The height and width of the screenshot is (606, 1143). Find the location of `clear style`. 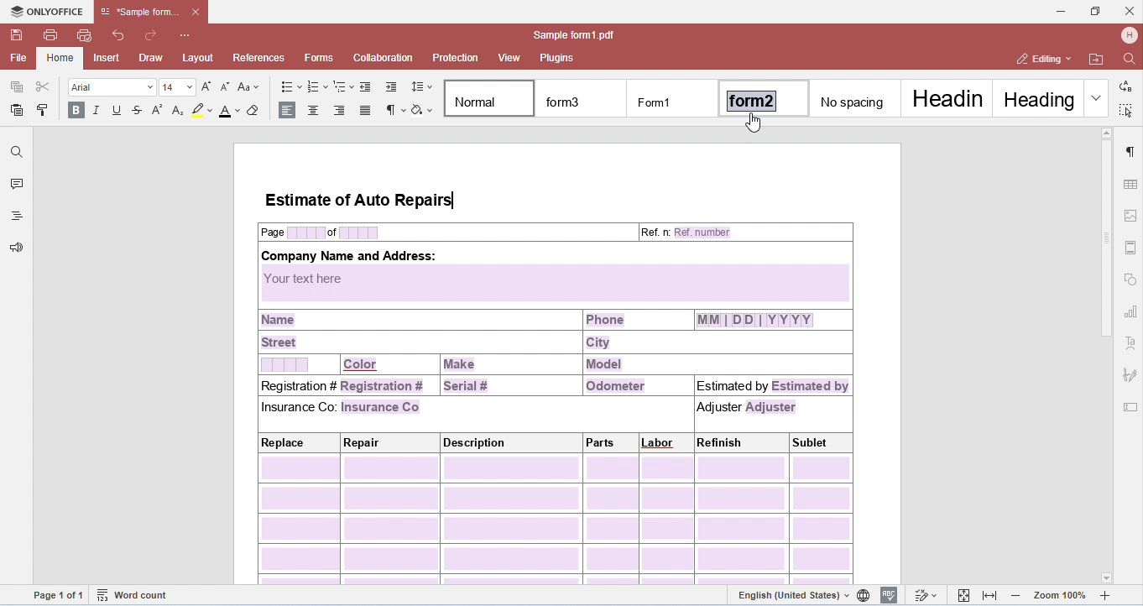

clear style is located at coordinates (258, 111).